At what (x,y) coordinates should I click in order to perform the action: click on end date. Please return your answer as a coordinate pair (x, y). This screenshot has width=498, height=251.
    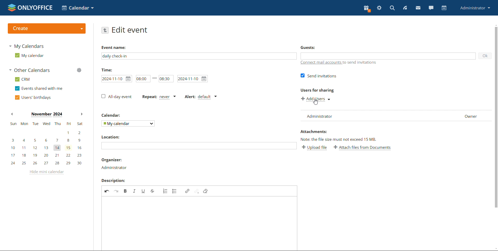
    Looking at the image, I should click on (193, 78).